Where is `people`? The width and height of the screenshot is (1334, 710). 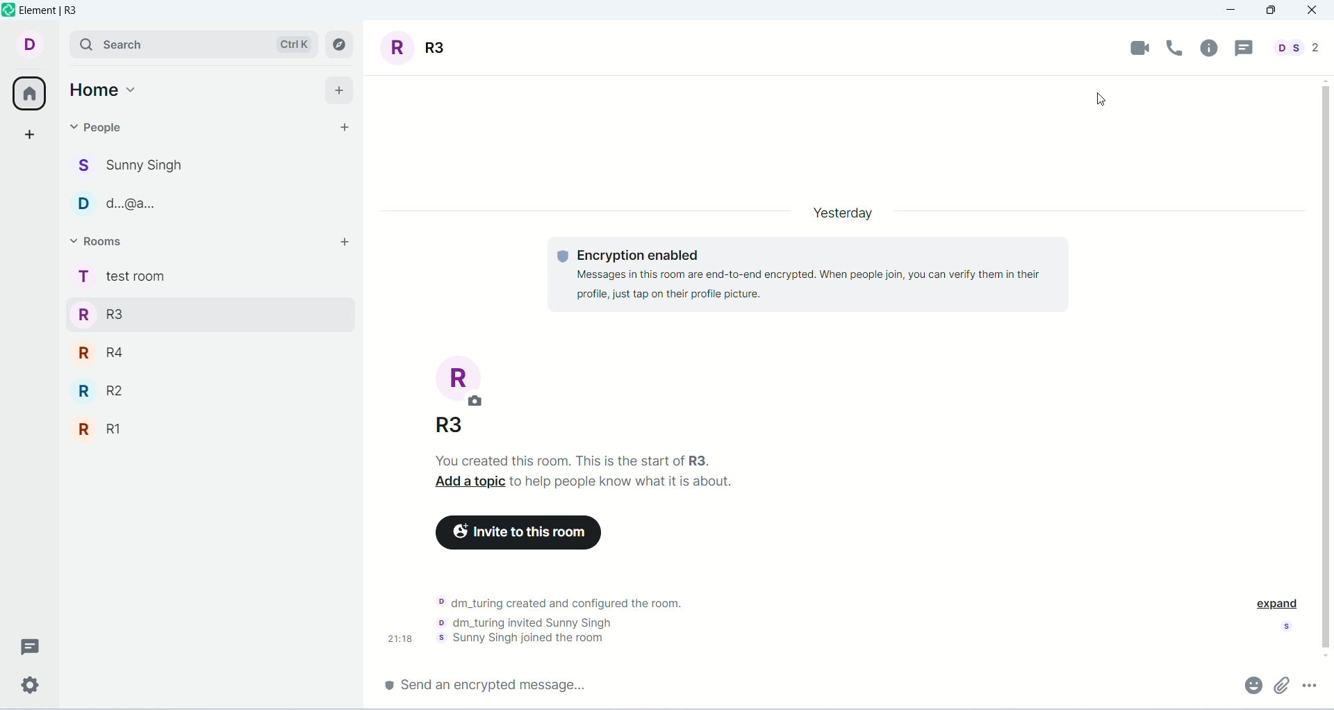
people is located at coordinates (1294, 48).